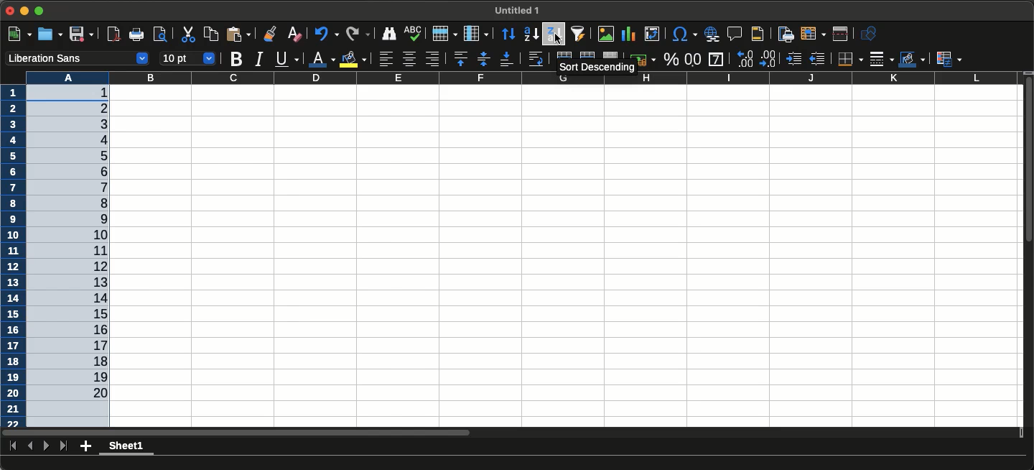 This screenshot has width=1034, height=470. I want to click on Insert hyperlink, so click(709, 34).